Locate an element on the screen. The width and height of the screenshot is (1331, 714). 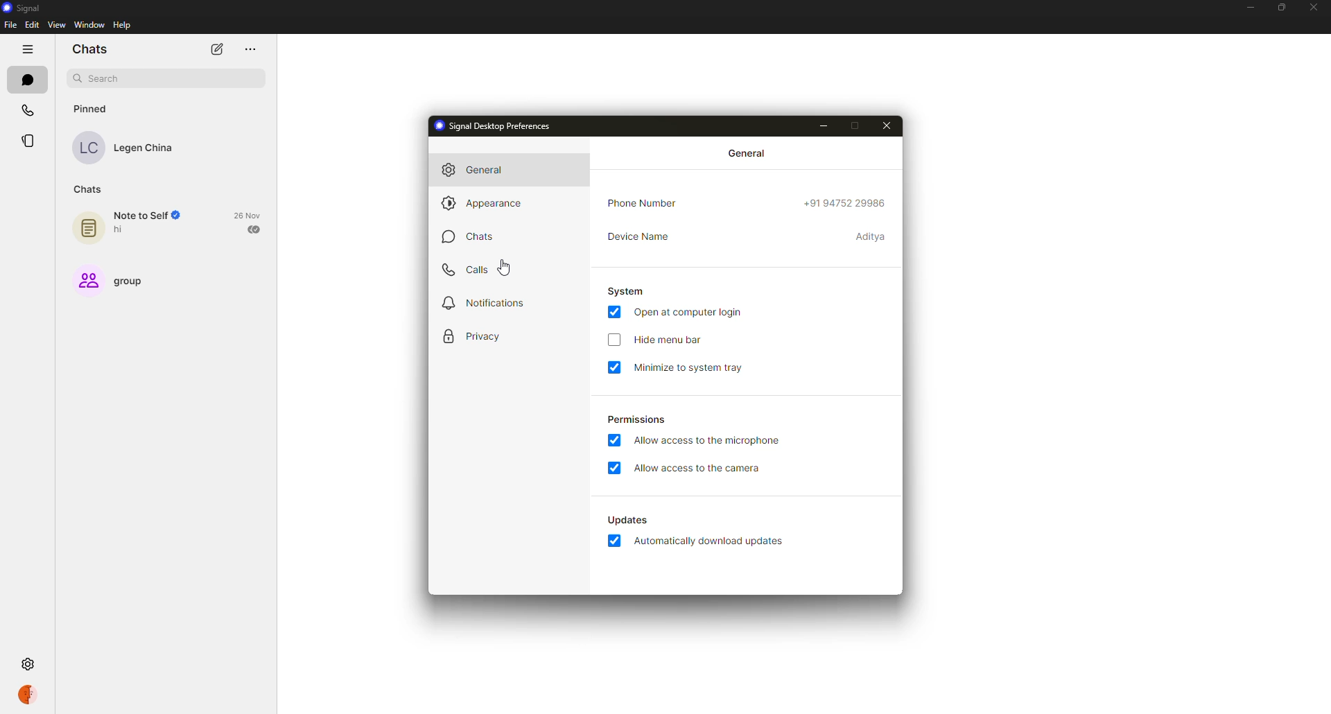
+91 94752 29986 is located at coordinates (845, 202).